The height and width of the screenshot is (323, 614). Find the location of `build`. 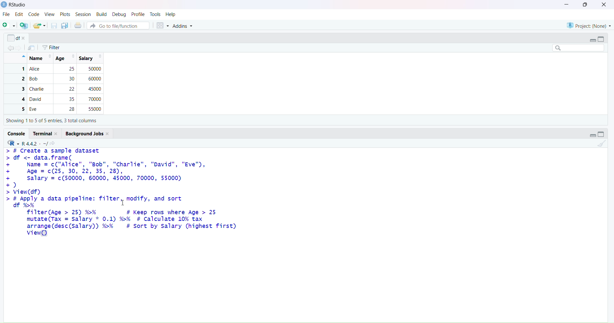

build is located at coordinates (102, 14).